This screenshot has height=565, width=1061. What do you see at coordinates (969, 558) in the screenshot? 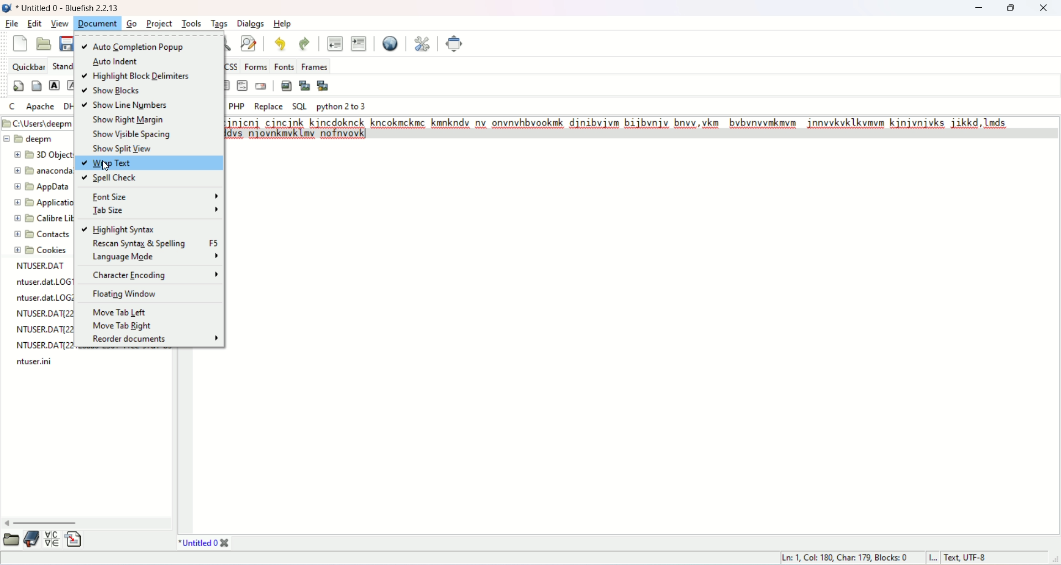
I see `text, UTF-8` at bounding box center [969, 558].